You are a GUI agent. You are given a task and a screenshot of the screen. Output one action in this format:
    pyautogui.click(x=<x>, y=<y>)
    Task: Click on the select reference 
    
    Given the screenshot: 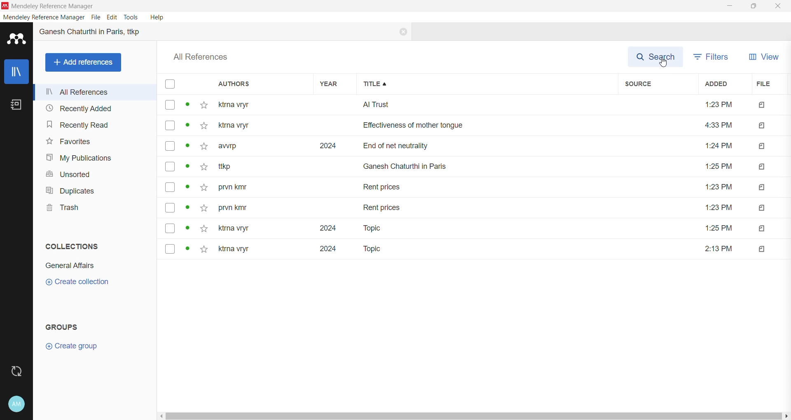 What is the action you would take?
    pyautogui.click(x=170, y=229)
    